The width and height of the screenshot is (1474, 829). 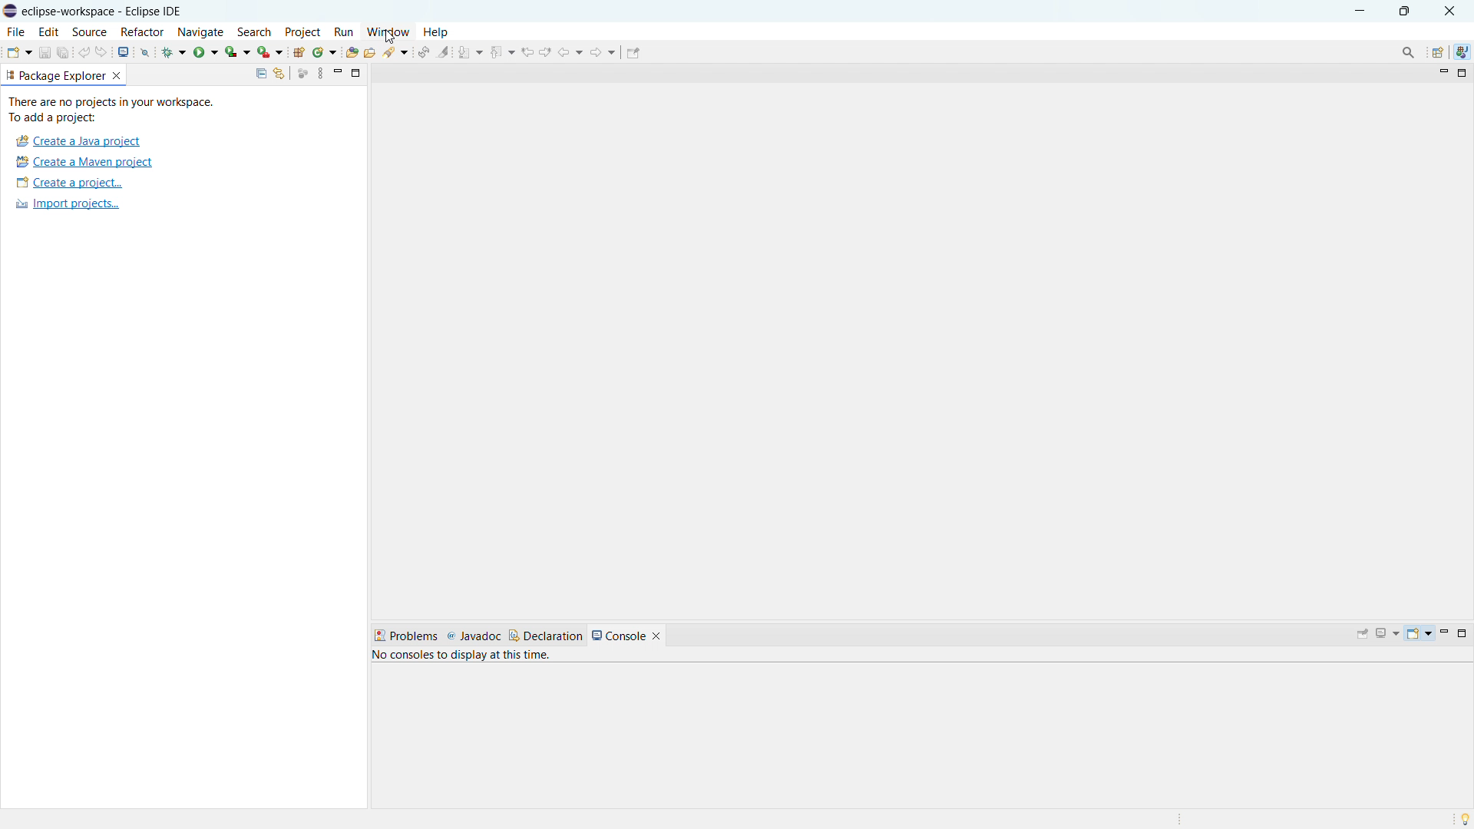 What do you see at coordinates (546, 51) in the screenshot?
I see `next edit location` at bounding box center [546, 51].